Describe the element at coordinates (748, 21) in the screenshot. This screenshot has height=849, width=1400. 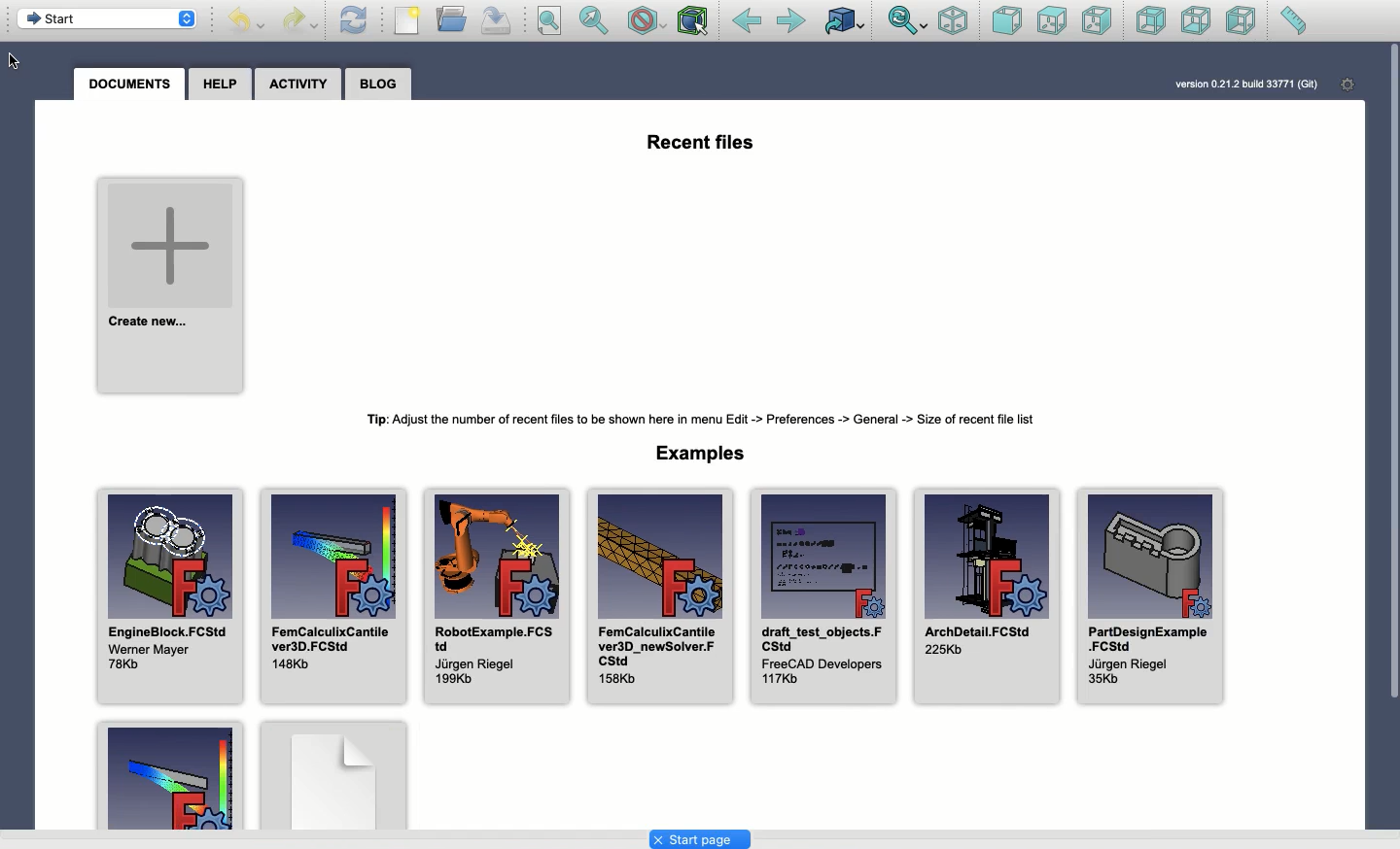
I see `Back` at that location.